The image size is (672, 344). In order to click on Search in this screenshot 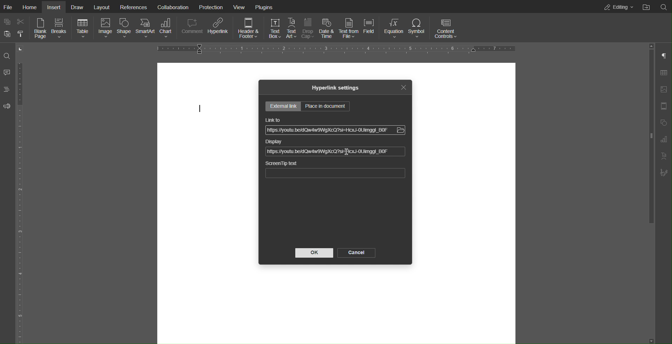, I will do `click(7, 55)`.